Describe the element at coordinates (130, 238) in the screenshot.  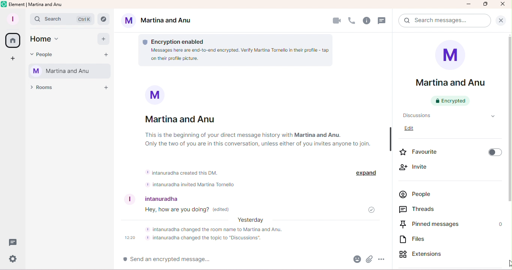
I see `12:20` at that location.